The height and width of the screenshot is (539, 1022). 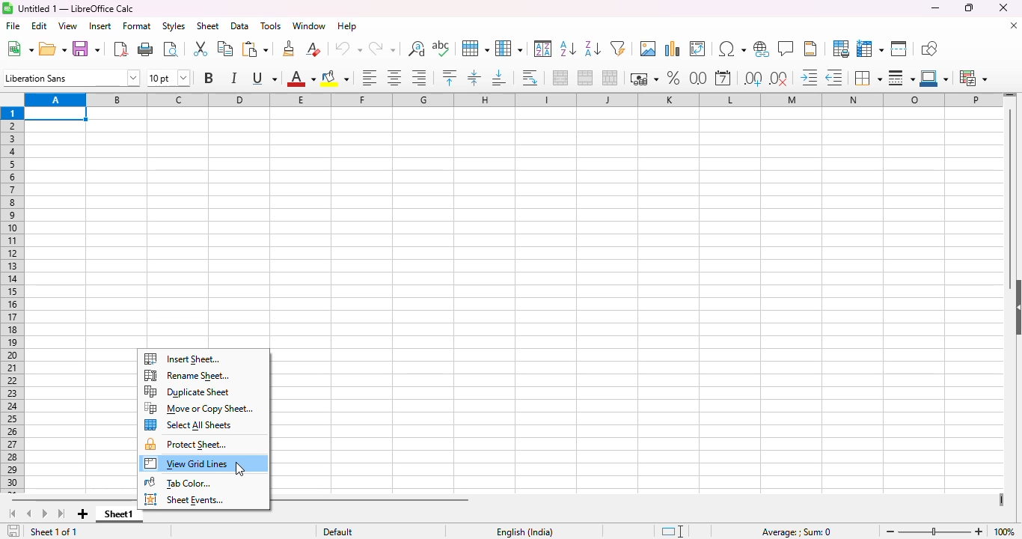 I want to click on new, so click(x=19, y=49).